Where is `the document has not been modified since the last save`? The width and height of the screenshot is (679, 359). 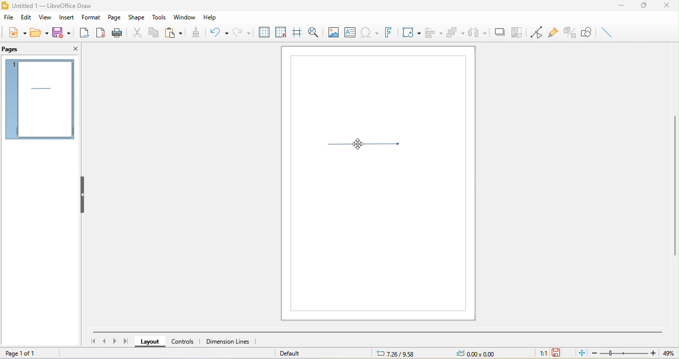
the document has not been modified since the last save is located at coordinates (558, 353).